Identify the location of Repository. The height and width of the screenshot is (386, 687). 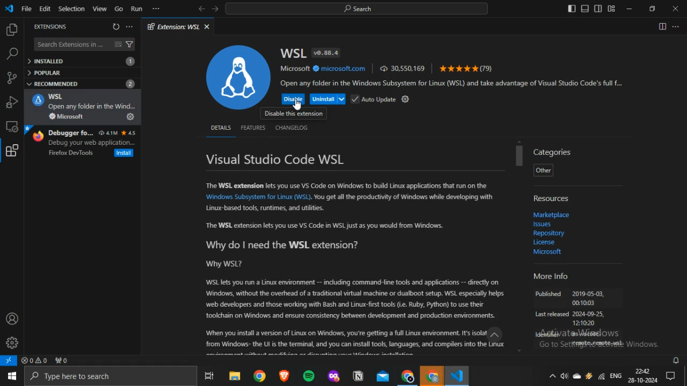
(548, 234).